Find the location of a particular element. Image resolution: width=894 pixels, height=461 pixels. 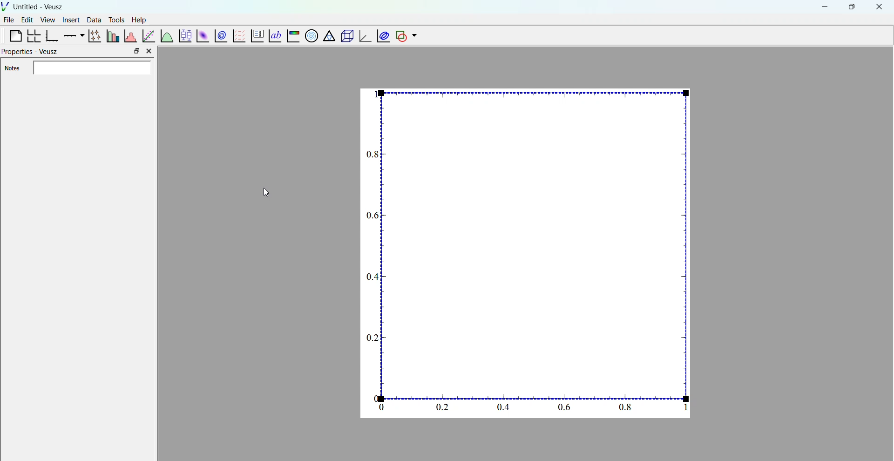

3d graph is located at coordinates (364, 37).